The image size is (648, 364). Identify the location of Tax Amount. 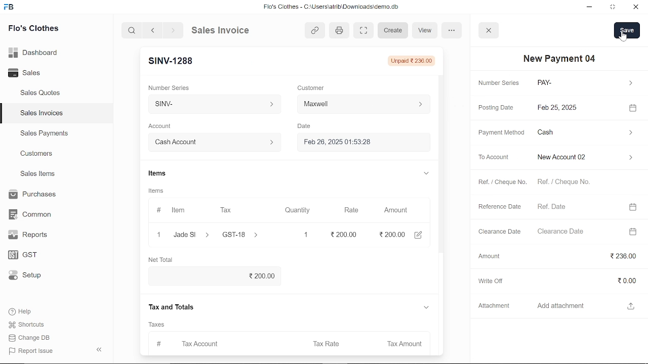
(403, 342).